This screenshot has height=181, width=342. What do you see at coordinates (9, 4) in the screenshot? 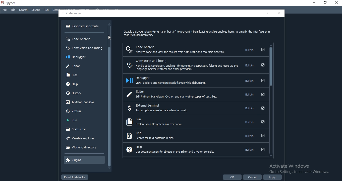
I see `spyder ` at bounding box center [9, 4].